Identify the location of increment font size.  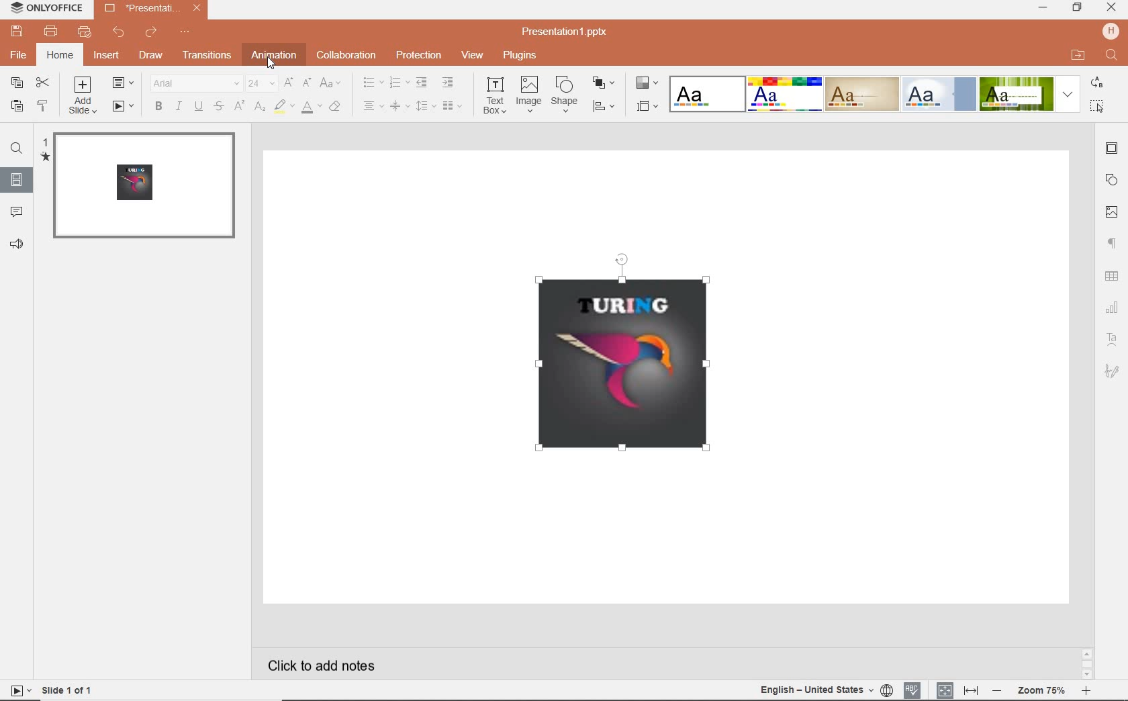
(289, 82).